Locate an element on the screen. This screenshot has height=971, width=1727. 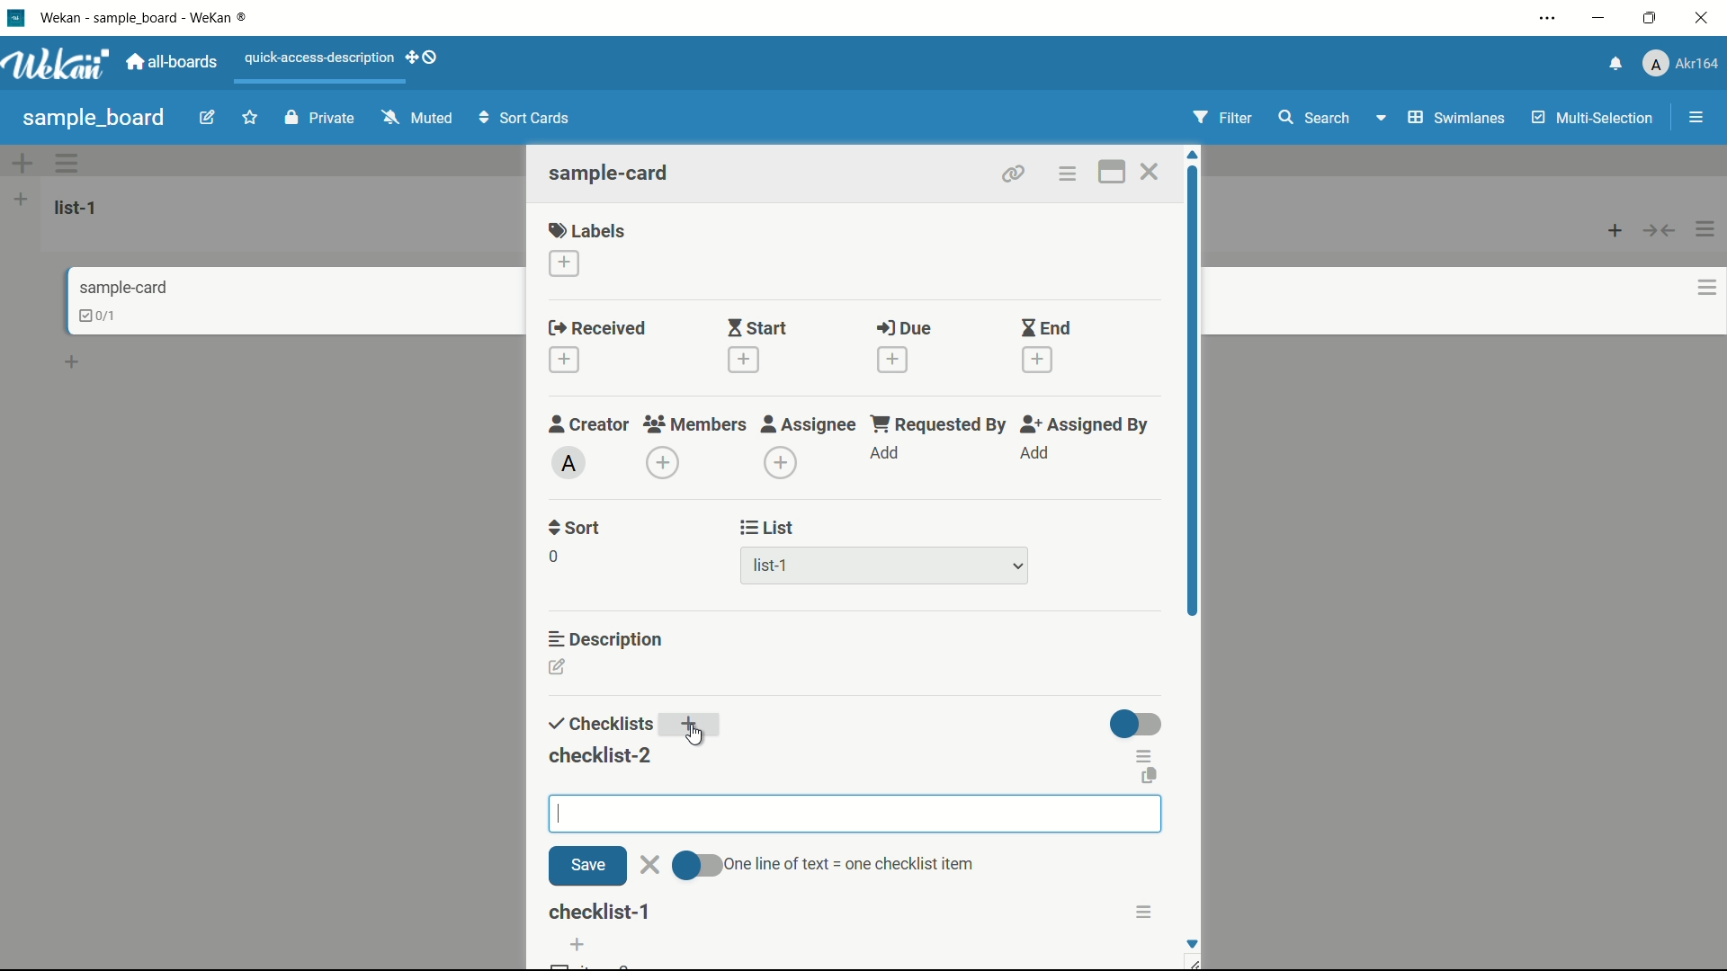
scroll up is located at coordinates (1195, 155).